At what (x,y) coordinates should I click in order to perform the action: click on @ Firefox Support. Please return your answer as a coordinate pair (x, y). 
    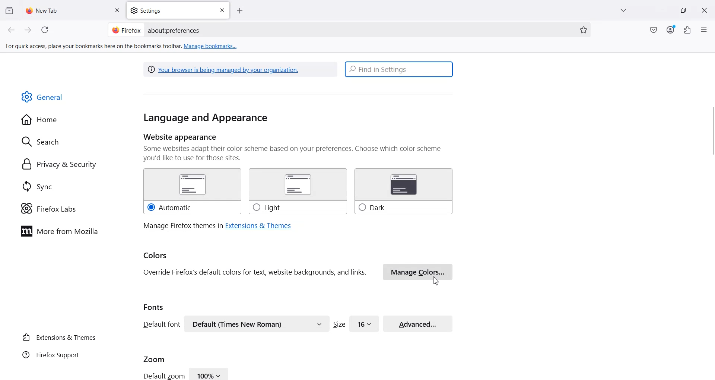
    Looking at the image, I should click on (51, 354).